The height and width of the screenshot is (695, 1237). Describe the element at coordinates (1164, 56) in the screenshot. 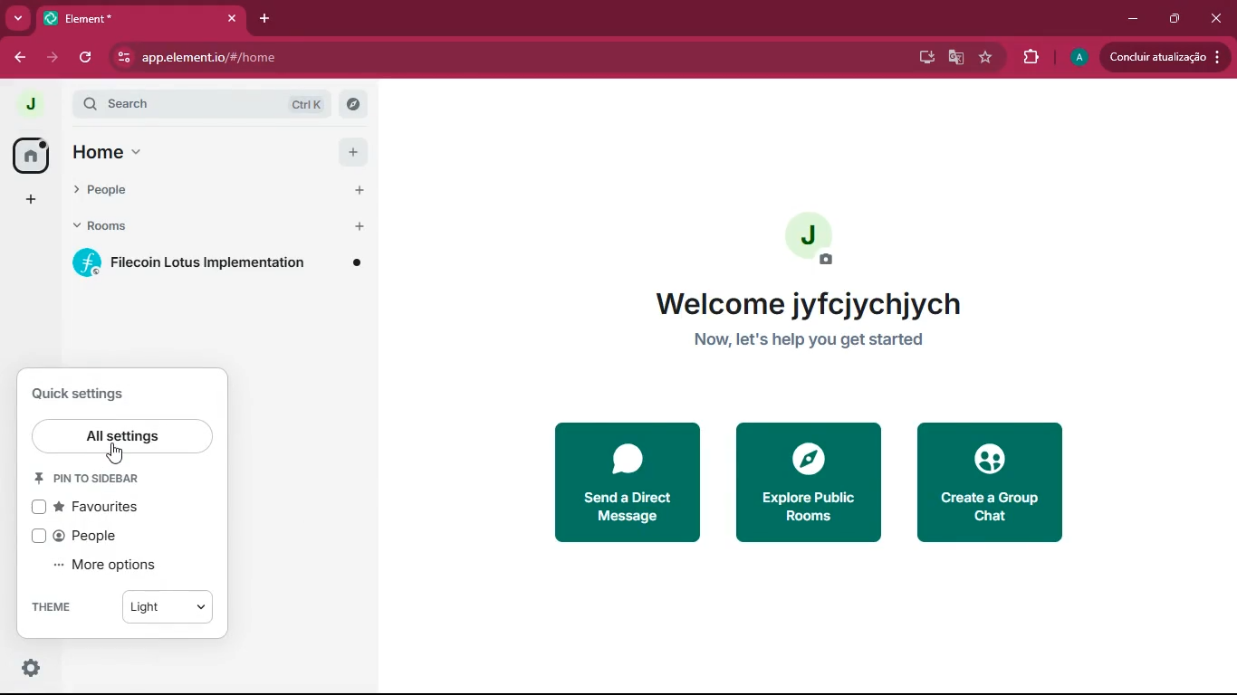

I see `update` at that location.